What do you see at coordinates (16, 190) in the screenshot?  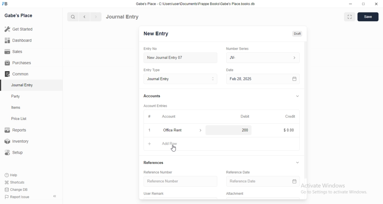 I see `‘Change DB` at bounding box center [16, 190].